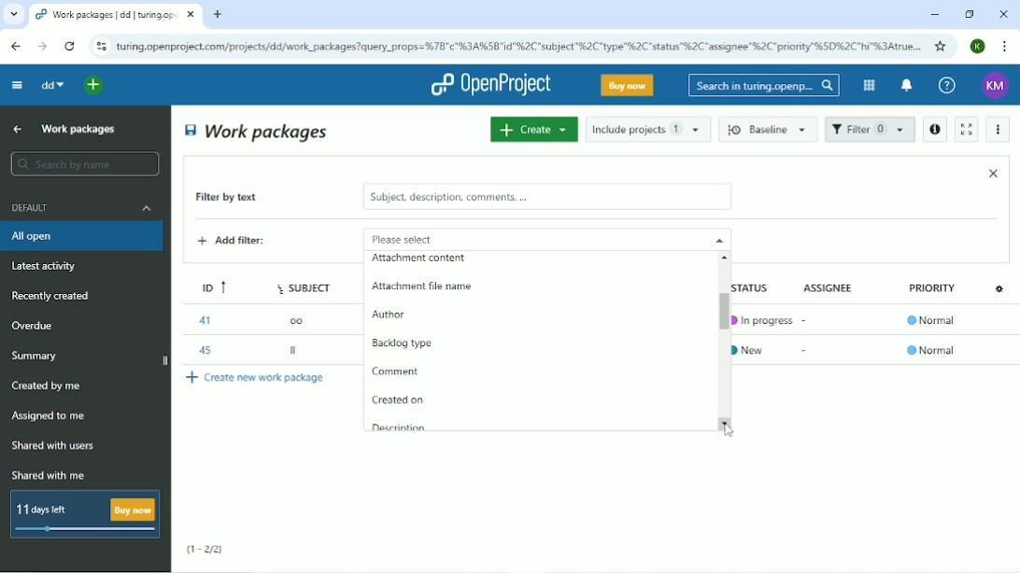  I want to click on Priority, so click(934, 293).